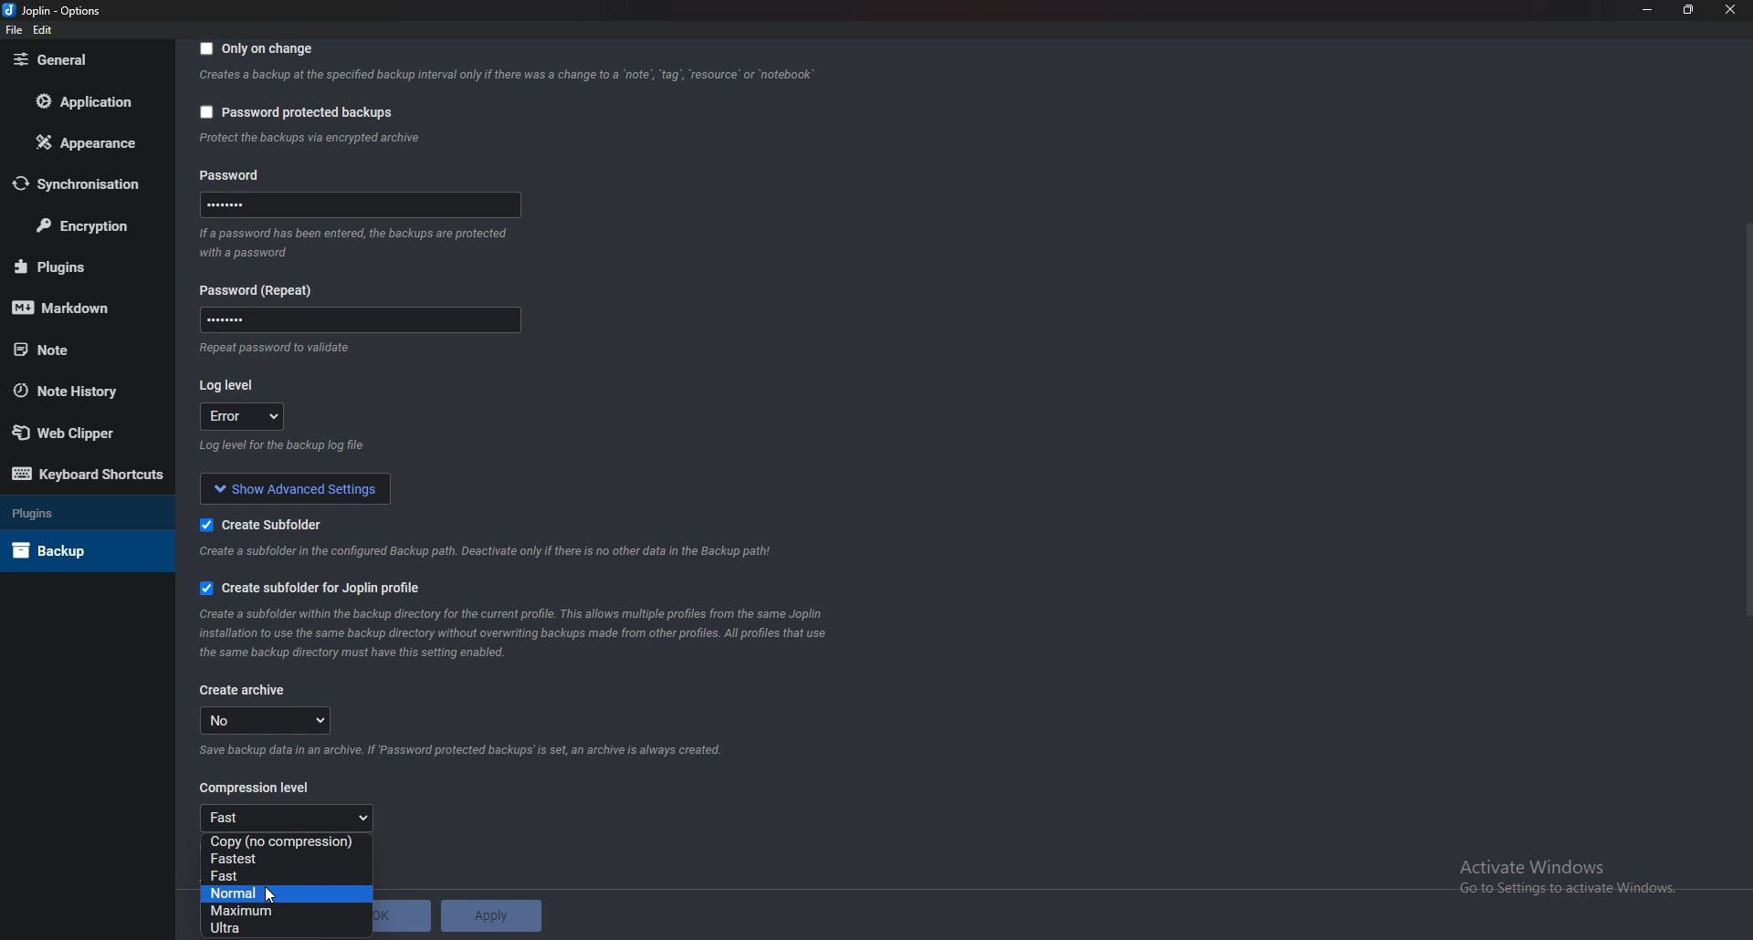 This screenshot has width=1753, height=940. I want to click on Maximum, so click(284, 910).